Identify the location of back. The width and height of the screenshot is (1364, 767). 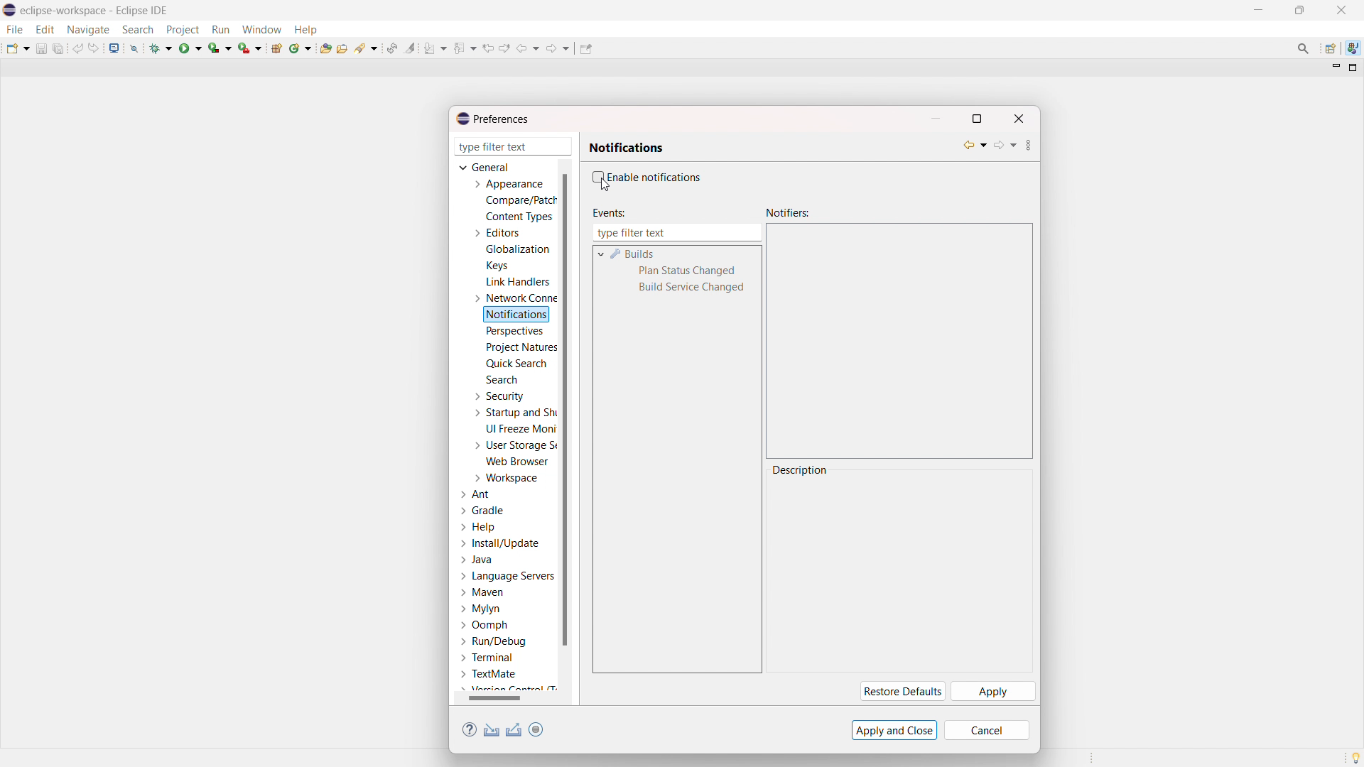
(975, 145).